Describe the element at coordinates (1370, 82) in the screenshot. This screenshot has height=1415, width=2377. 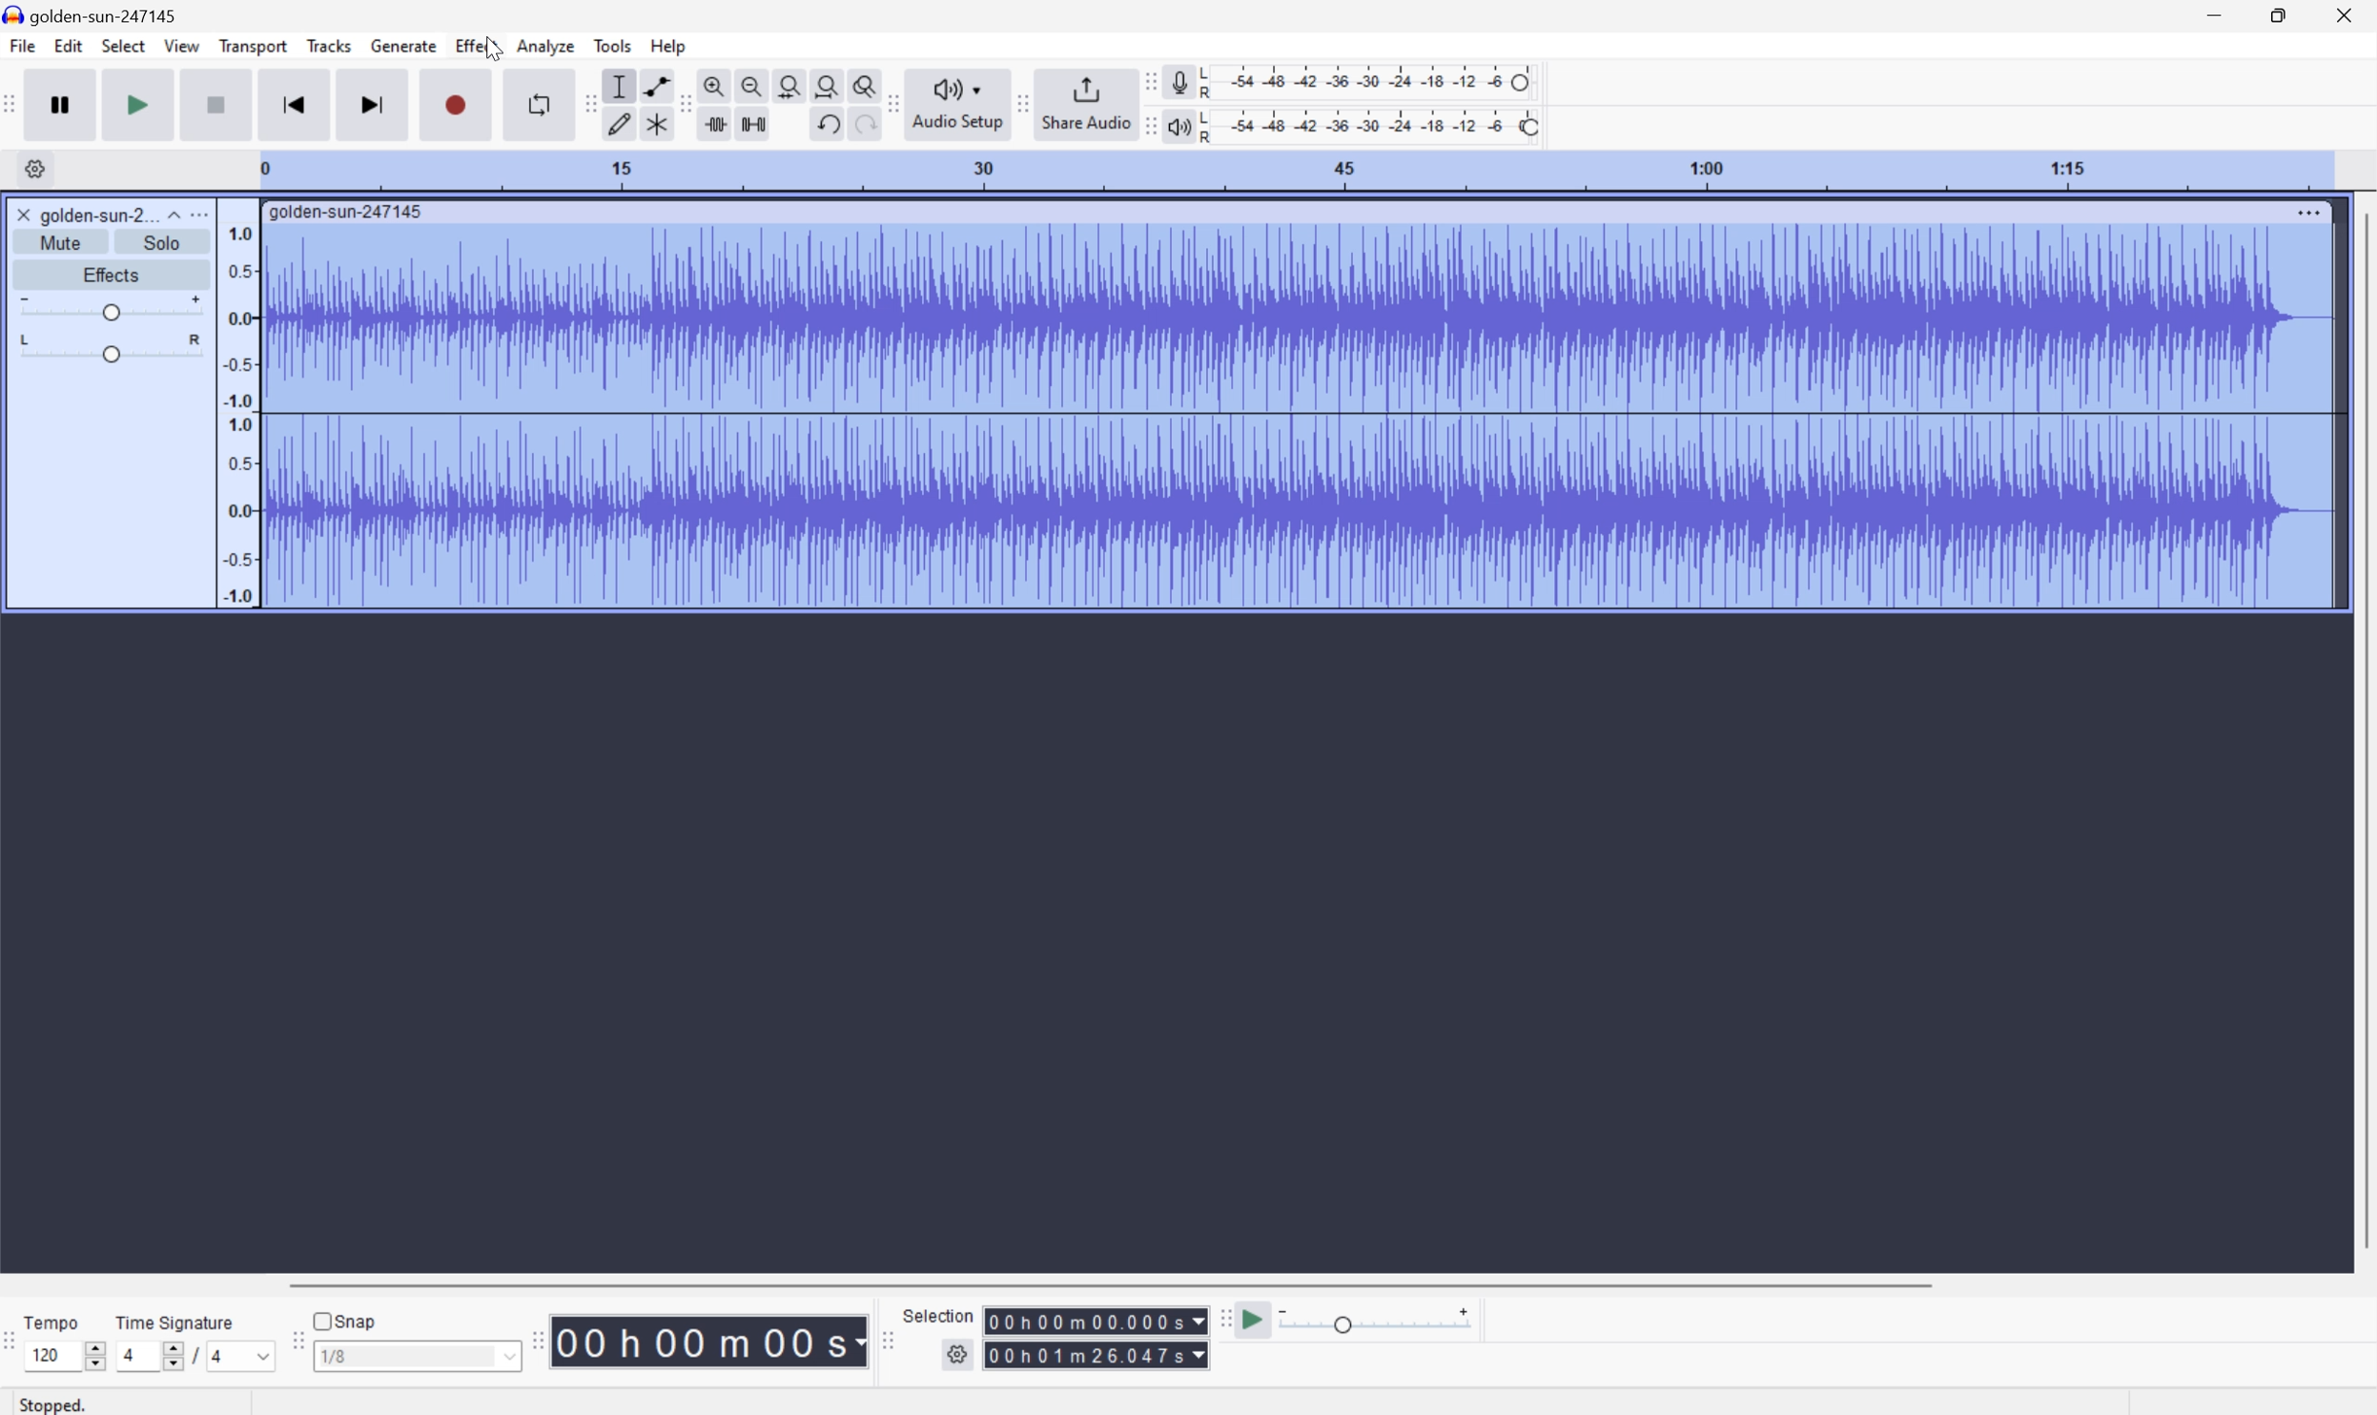
I see `Recording level: 62%` at that location.